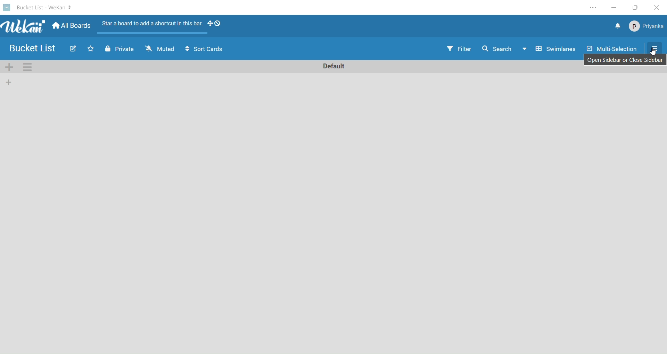  Describe the element at coordinates (121, 49) in the screenshot. I see `private` at that location.